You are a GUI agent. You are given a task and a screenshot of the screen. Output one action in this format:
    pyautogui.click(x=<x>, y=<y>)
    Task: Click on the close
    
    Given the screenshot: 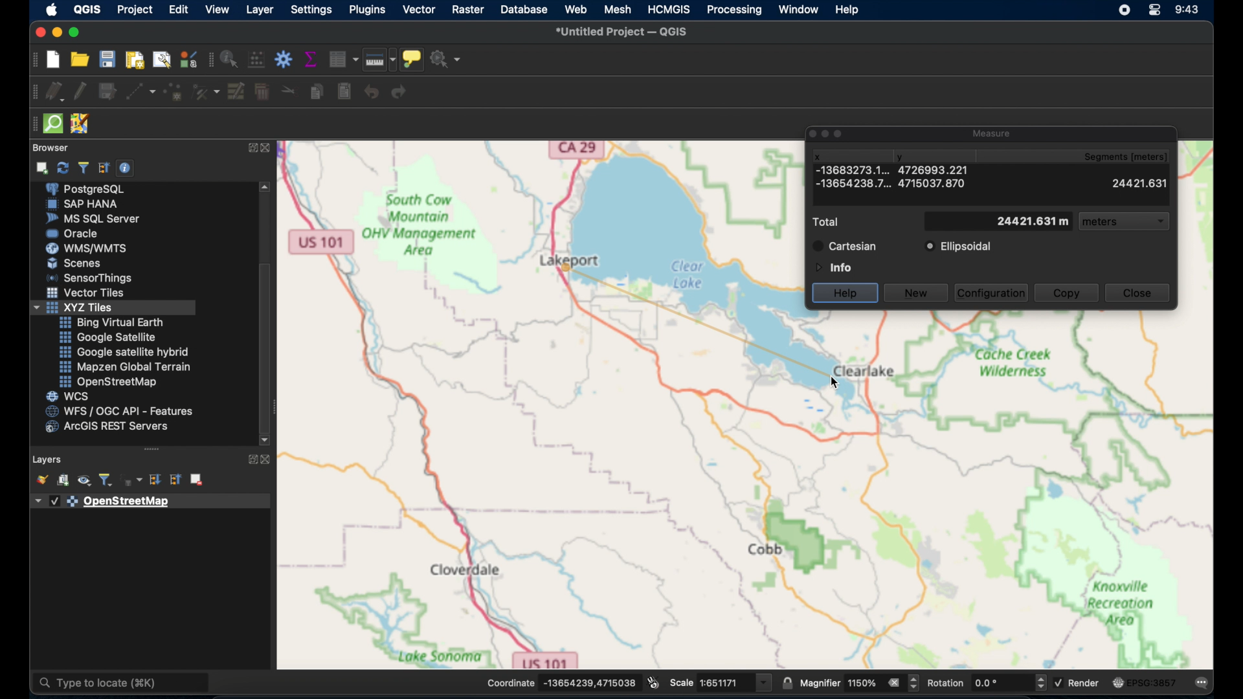 What is the action you would take?
    pyautogui.click(x=267, y=459)
    